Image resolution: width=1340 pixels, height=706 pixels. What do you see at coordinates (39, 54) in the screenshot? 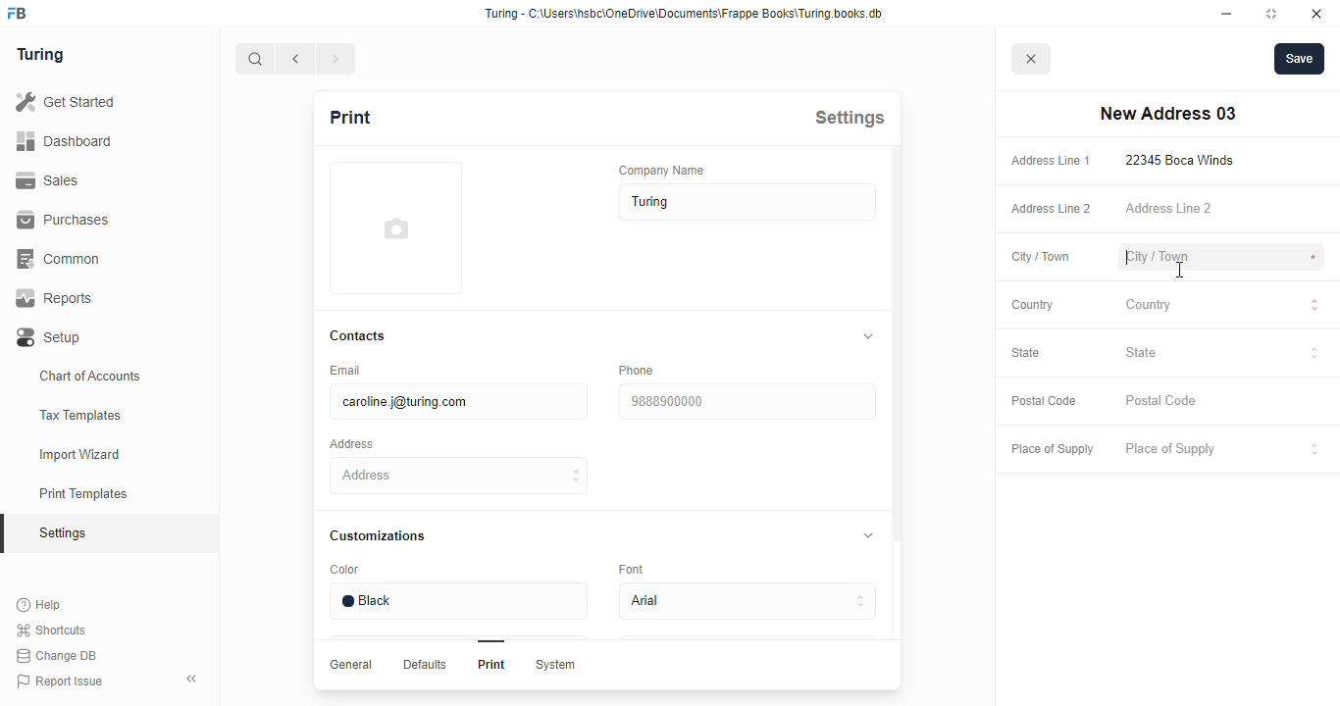
I see `turing` at bounding box center [39, 54].